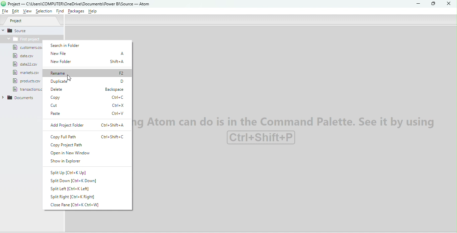 This screenshot has height=233, width=457. I want to click on Maximize, so click(432, 4).